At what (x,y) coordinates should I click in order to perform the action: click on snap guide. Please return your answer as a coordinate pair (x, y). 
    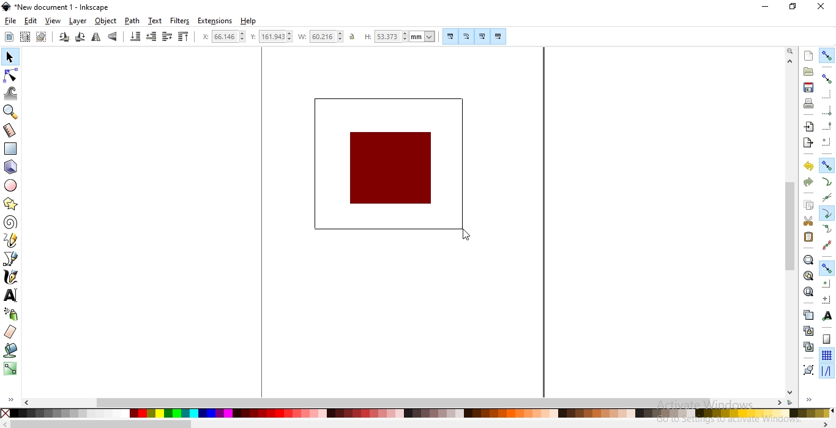
    Looking at the image, I should click on (827, 371).